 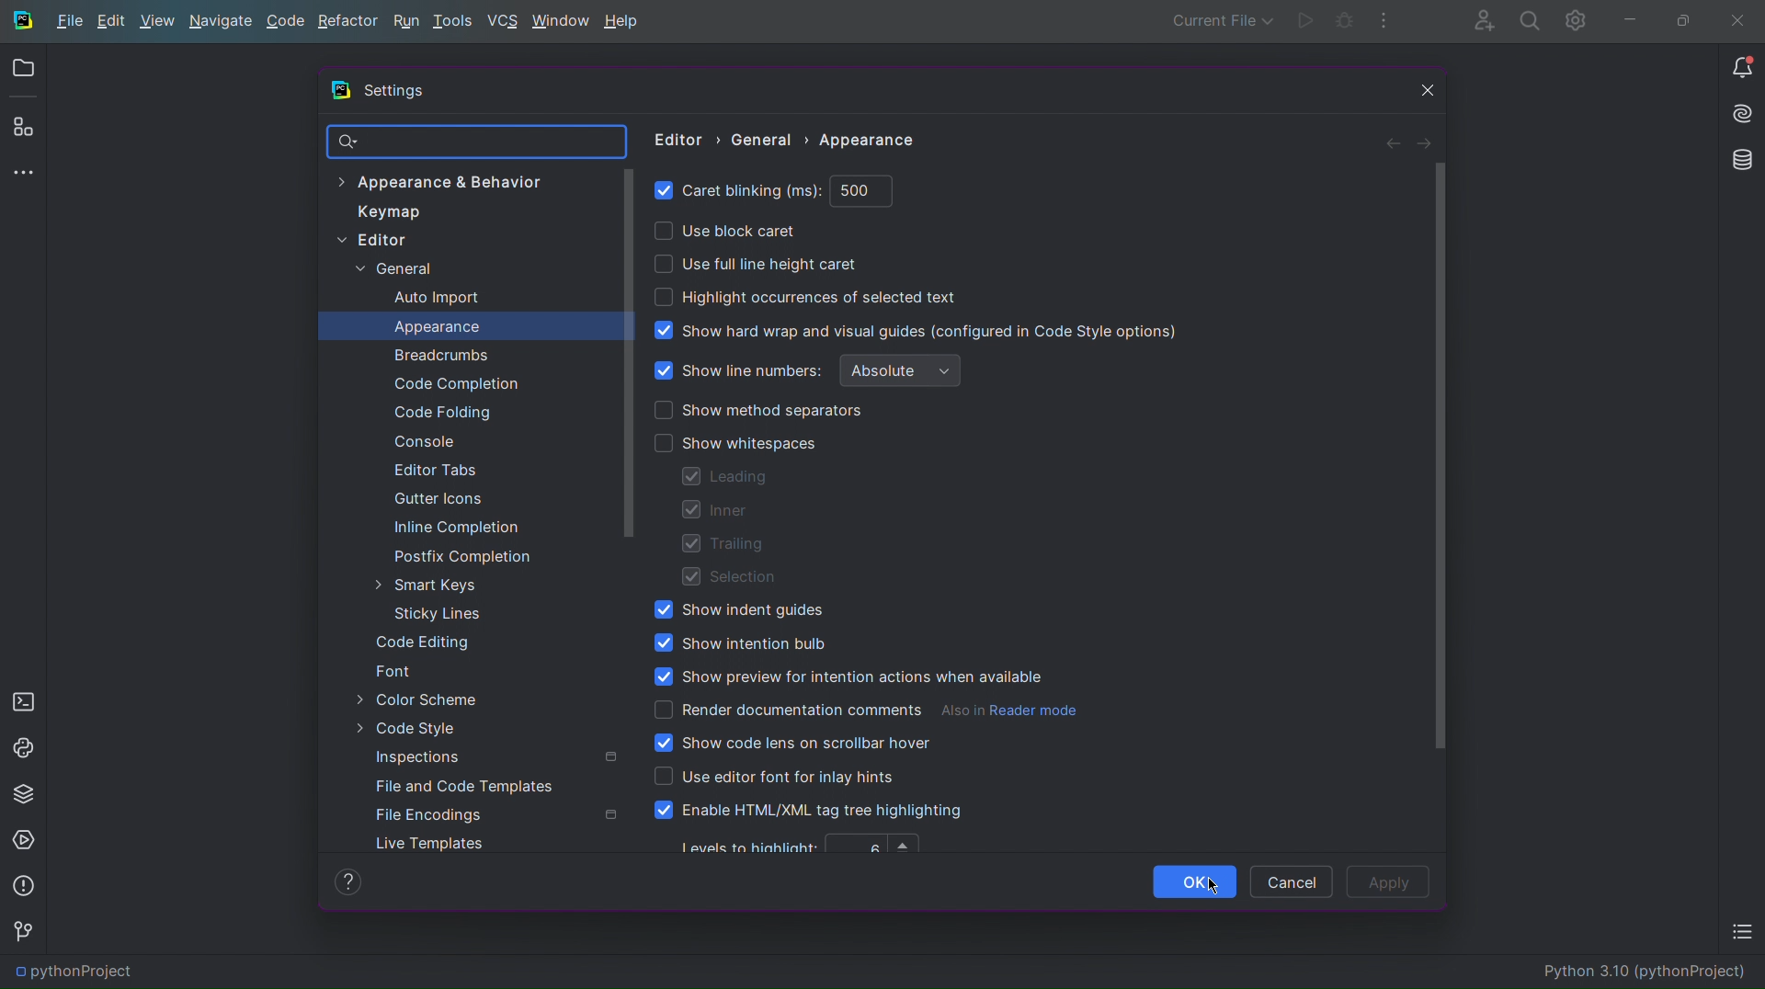 What do you see at coordinates (1738, 160) in the screenshot?
I see `Databases` at bounding box center [1738, 160].